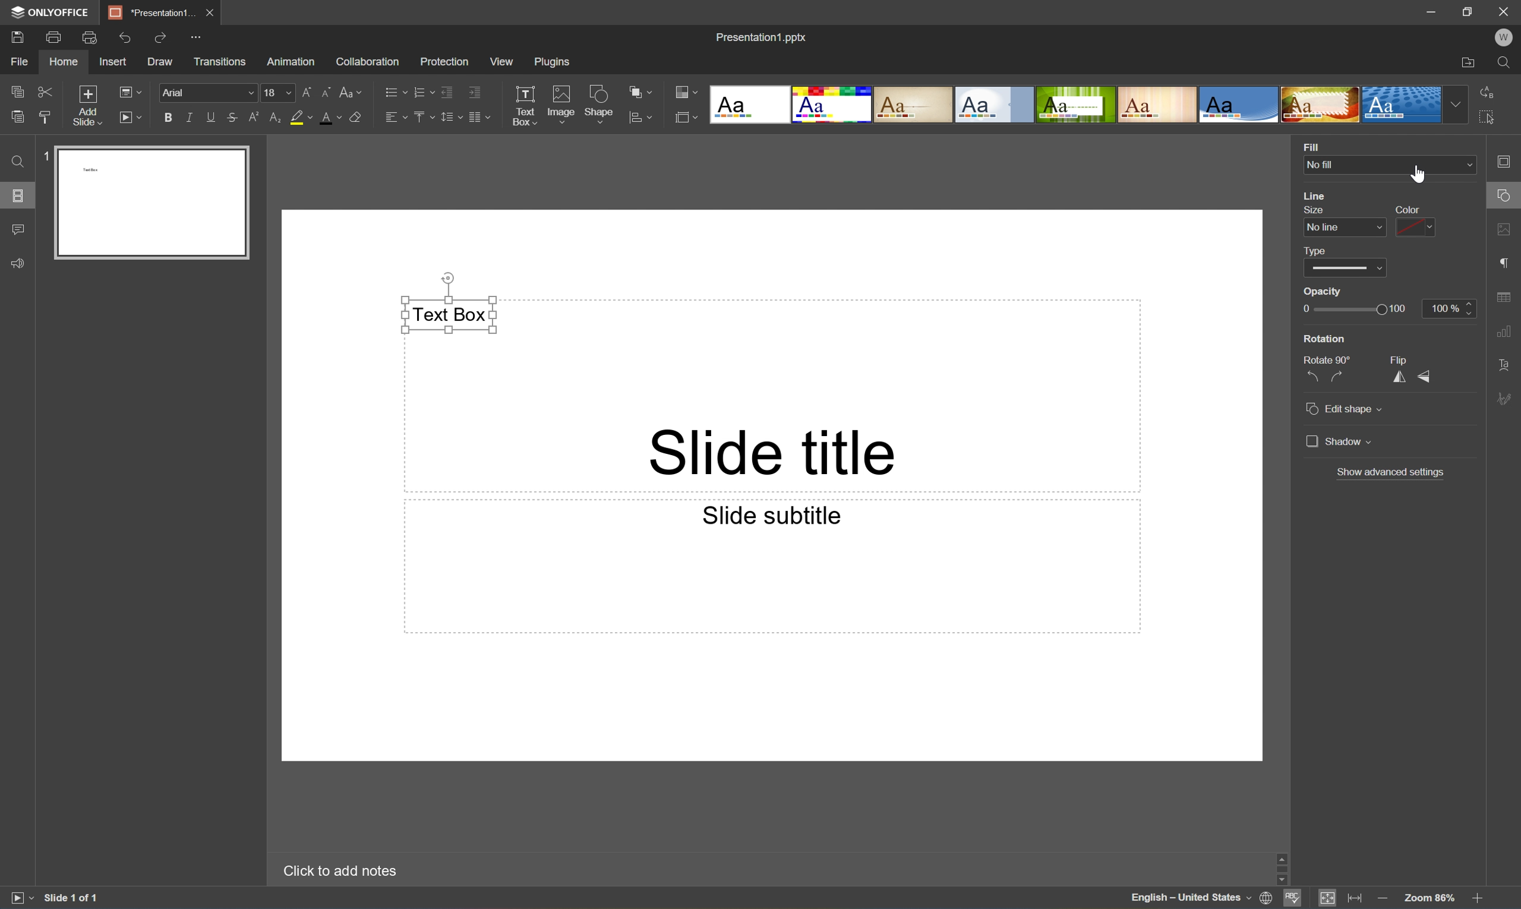 This screenshot has width=1521, height=909. Describe the element at coordinates (1345, 229) in the screenshot. I see `No line` at that location.